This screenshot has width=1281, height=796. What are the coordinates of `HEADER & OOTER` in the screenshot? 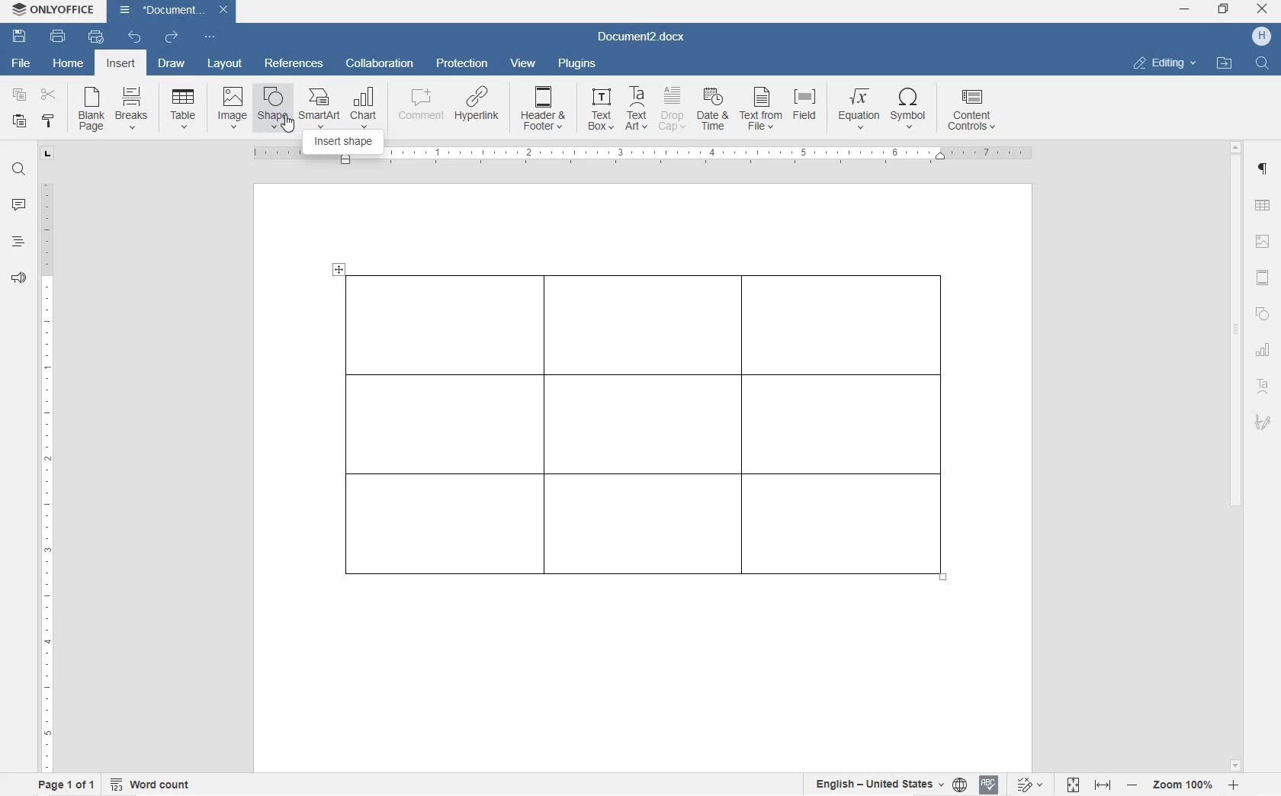 It's located at (544, 109).